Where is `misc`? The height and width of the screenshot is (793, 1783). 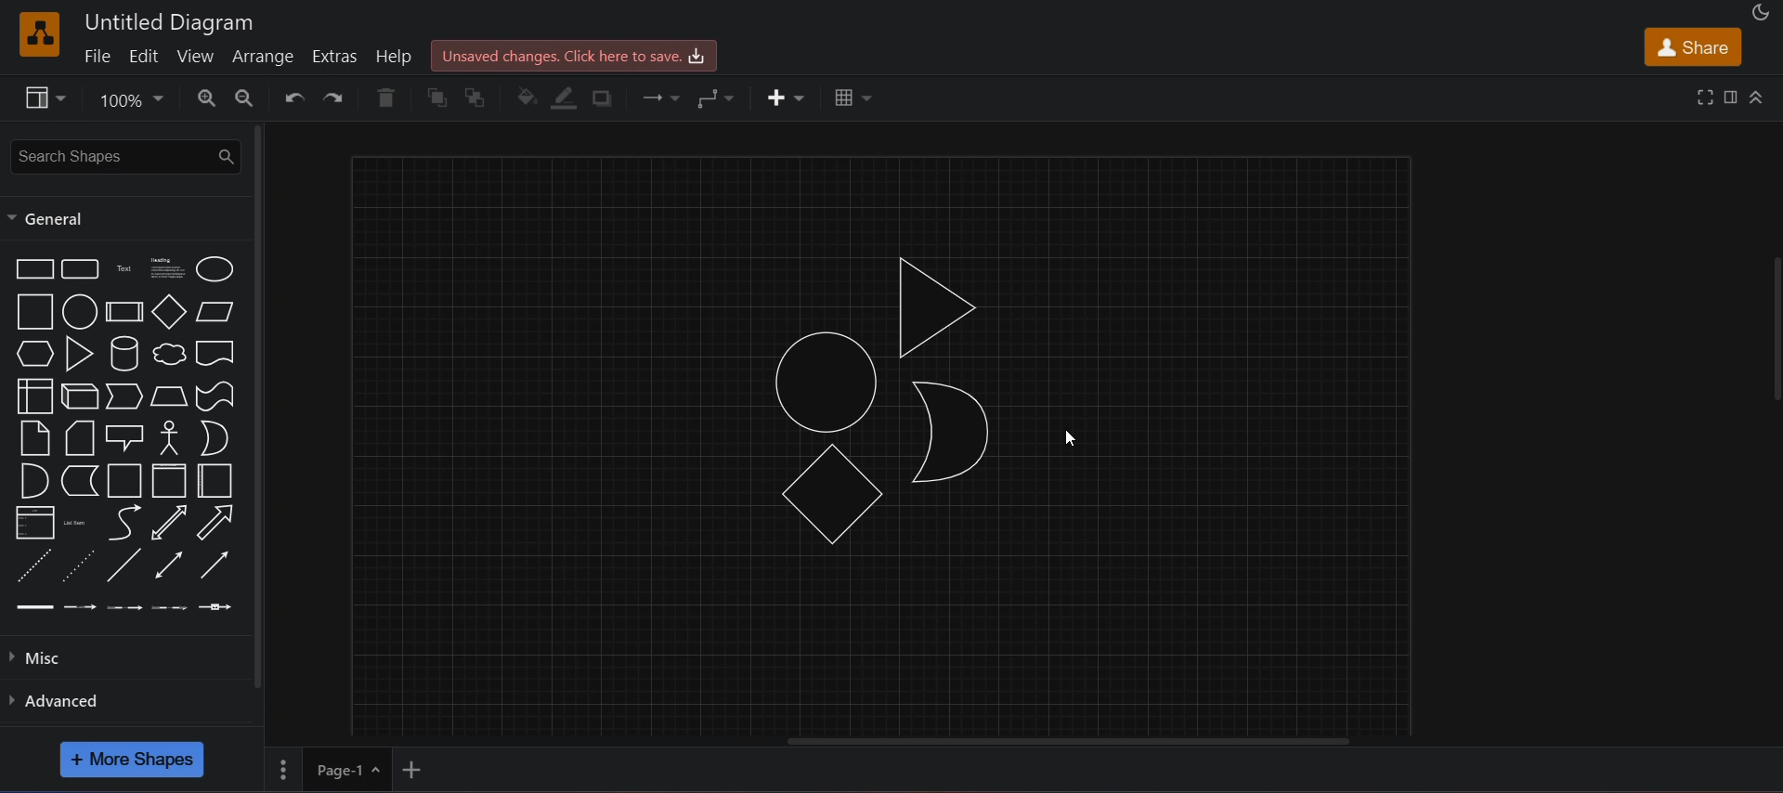 misc is located at coordinates (42, 660).